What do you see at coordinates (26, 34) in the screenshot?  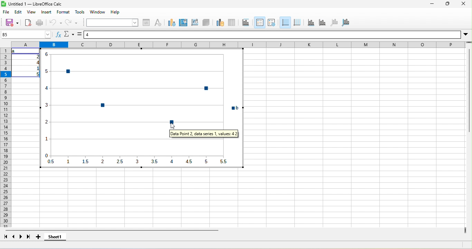 I see `name box` at bounding box center [26, 34].